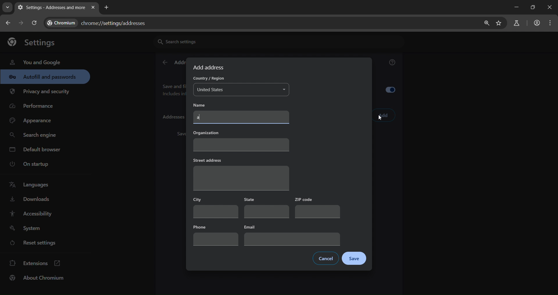 The width and height of the screenshot is (558, 295). What do you see at coordinates (36, 150) in the screenshot?
I see `default engine` at bounding box center [36, 150].